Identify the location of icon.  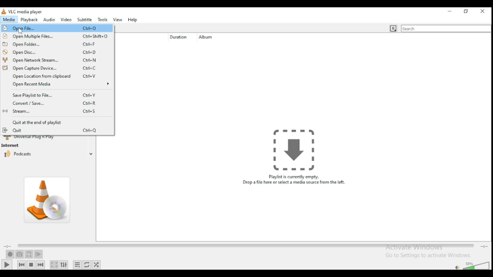
(4, 12).